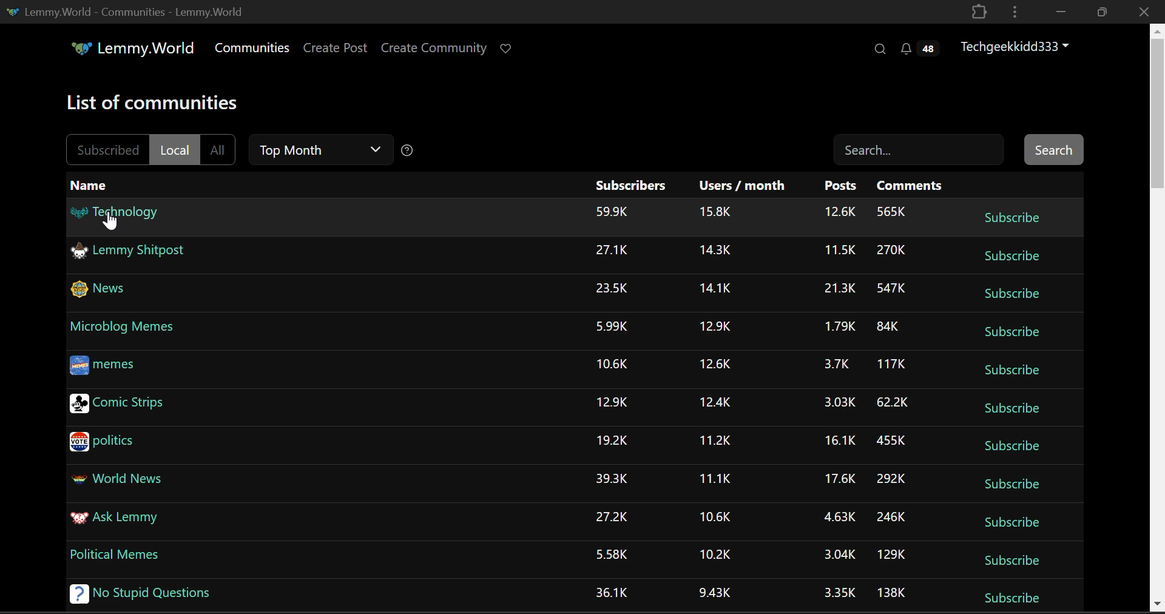 The image size is (1165, 614). Describe the element at coordinates (613, 288) in the screenshot. I see `Amount` at that location.